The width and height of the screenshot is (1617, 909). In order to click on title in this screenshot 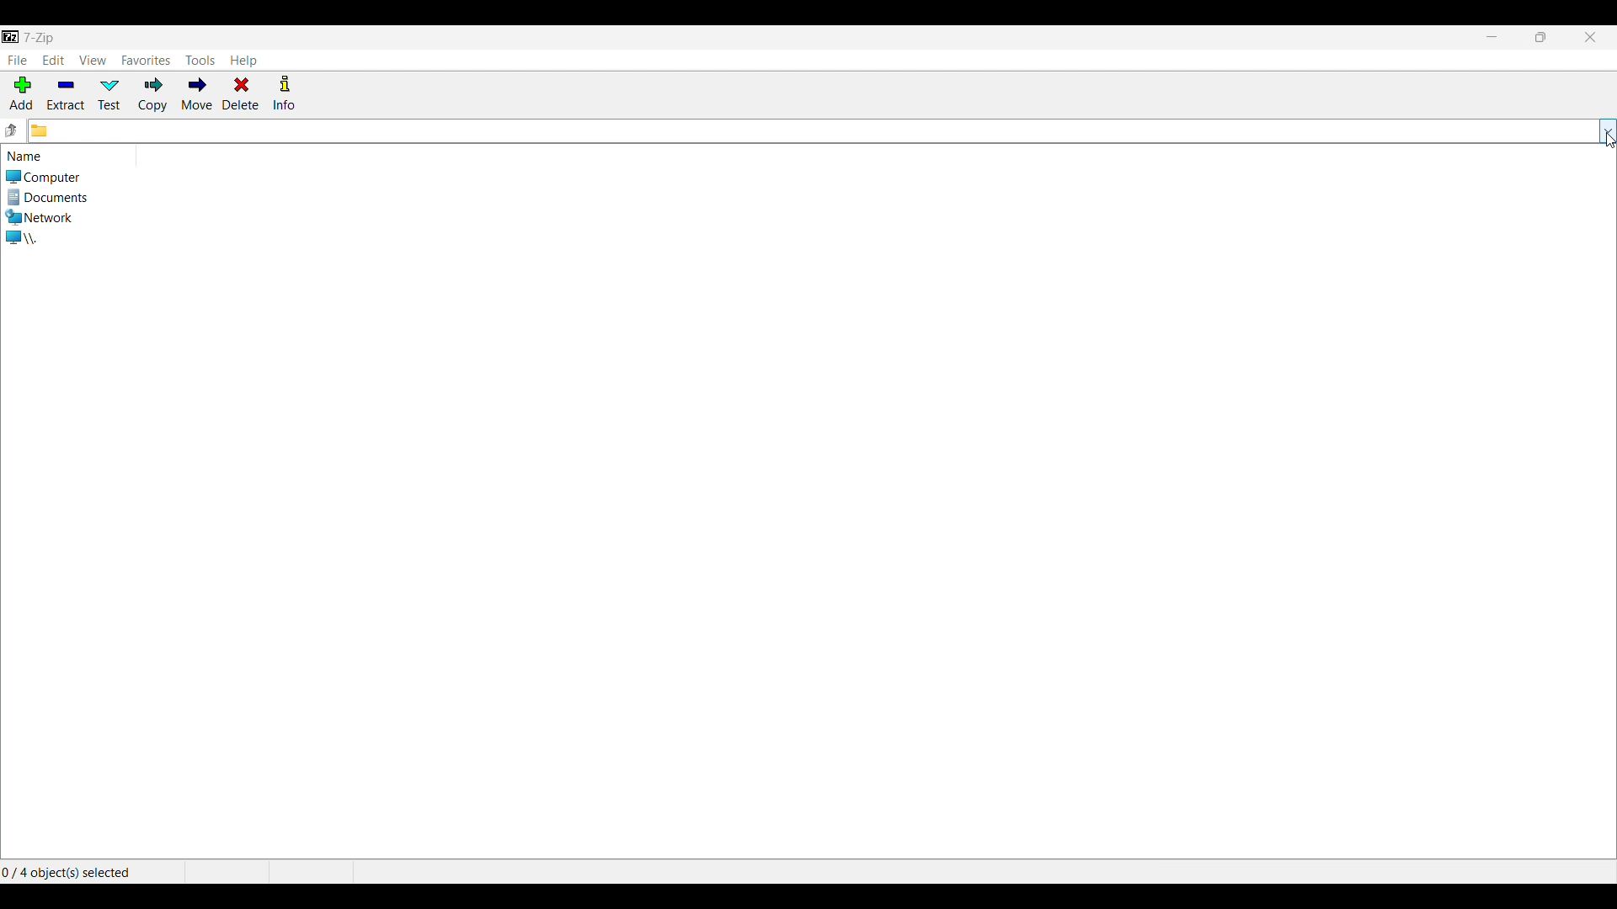, I will do `click(40, 38)`.